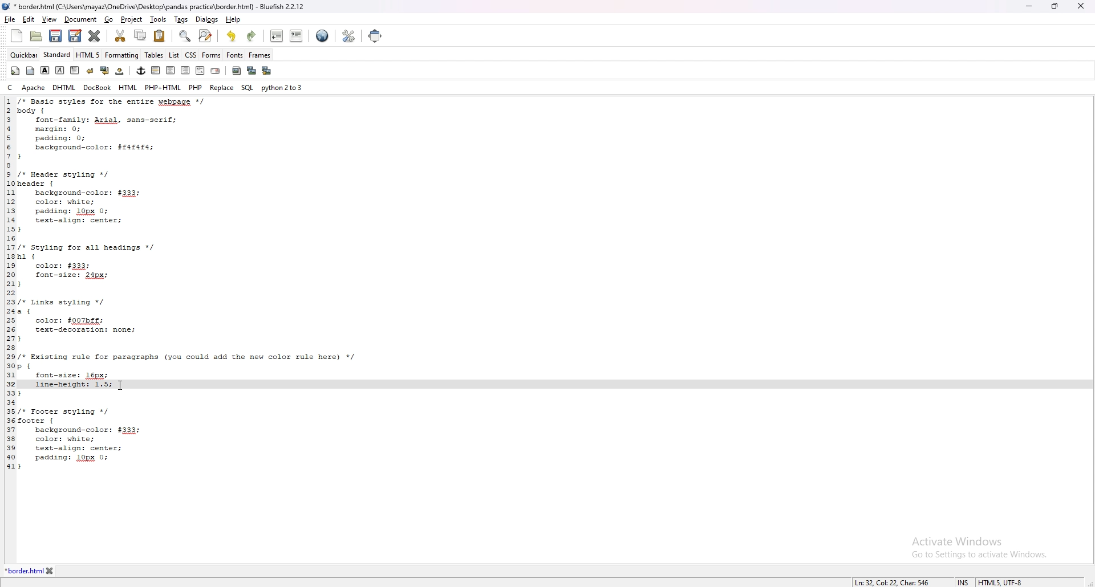 This screenshot has height=587, width=1095. What do you see at coordinates (323, 35) in the screenshot?
I see `preview in web` at bounding box center [323, 35].